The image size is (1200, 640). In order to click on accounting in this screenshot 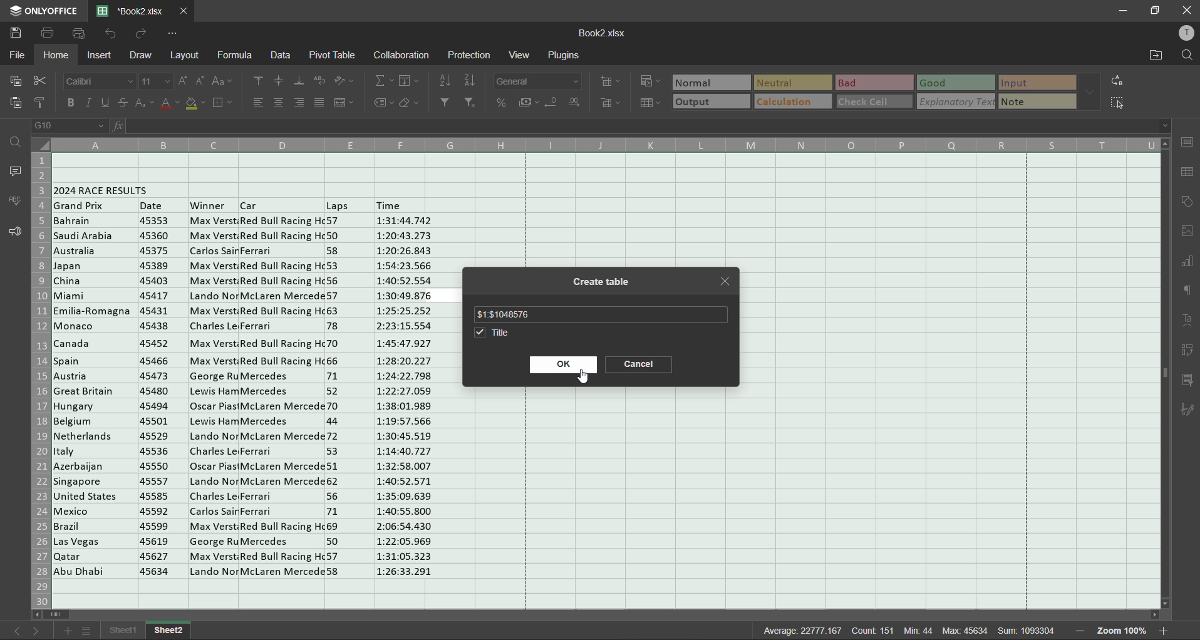, I will do `click(530, 101)`.